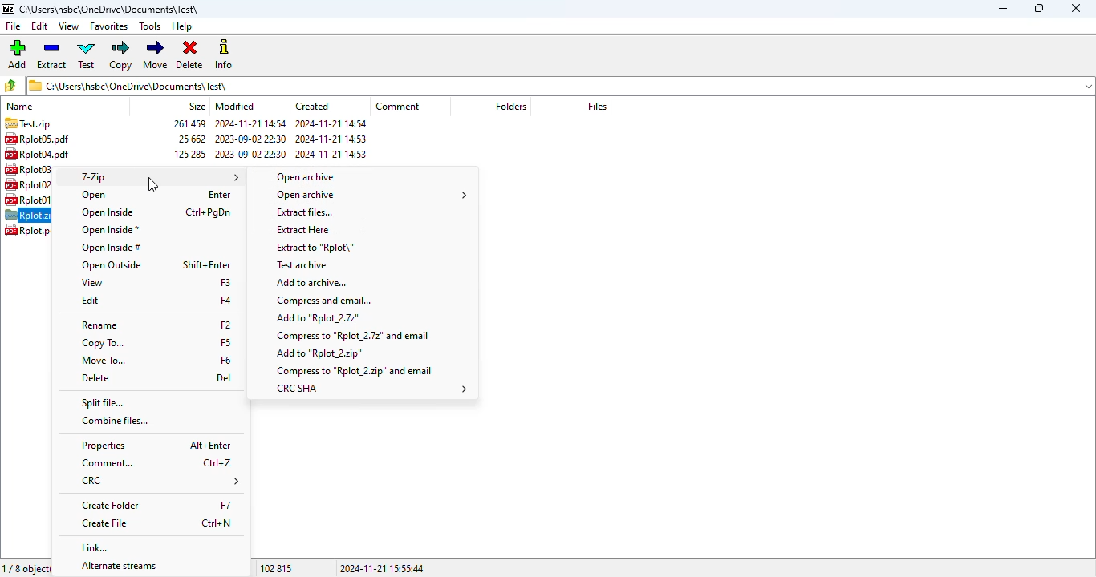 The width and height of the screenshot is (1096, 577). Describe the element at coordinates (354, 370) in the screenshot. I see `compress to Rplot_2.zip and email` at that location.